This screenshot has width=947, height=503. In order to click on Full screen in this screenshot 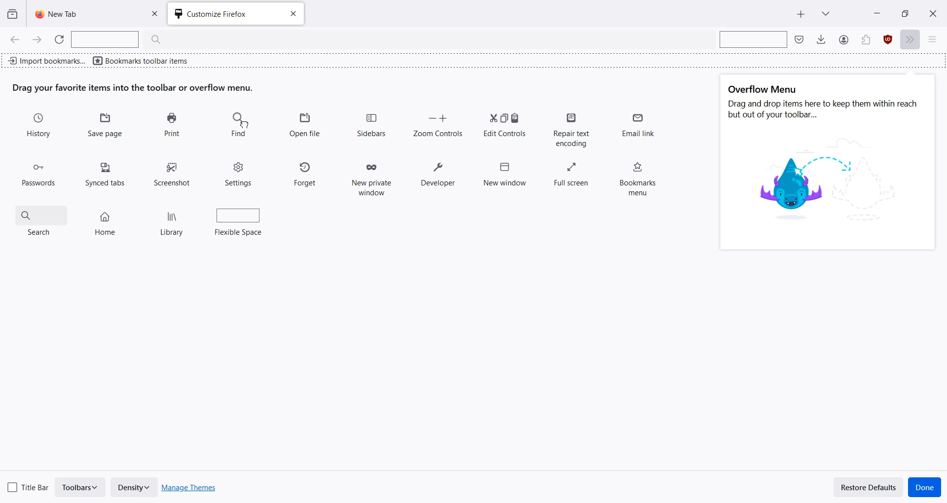, I will do `click(572, 171)`.